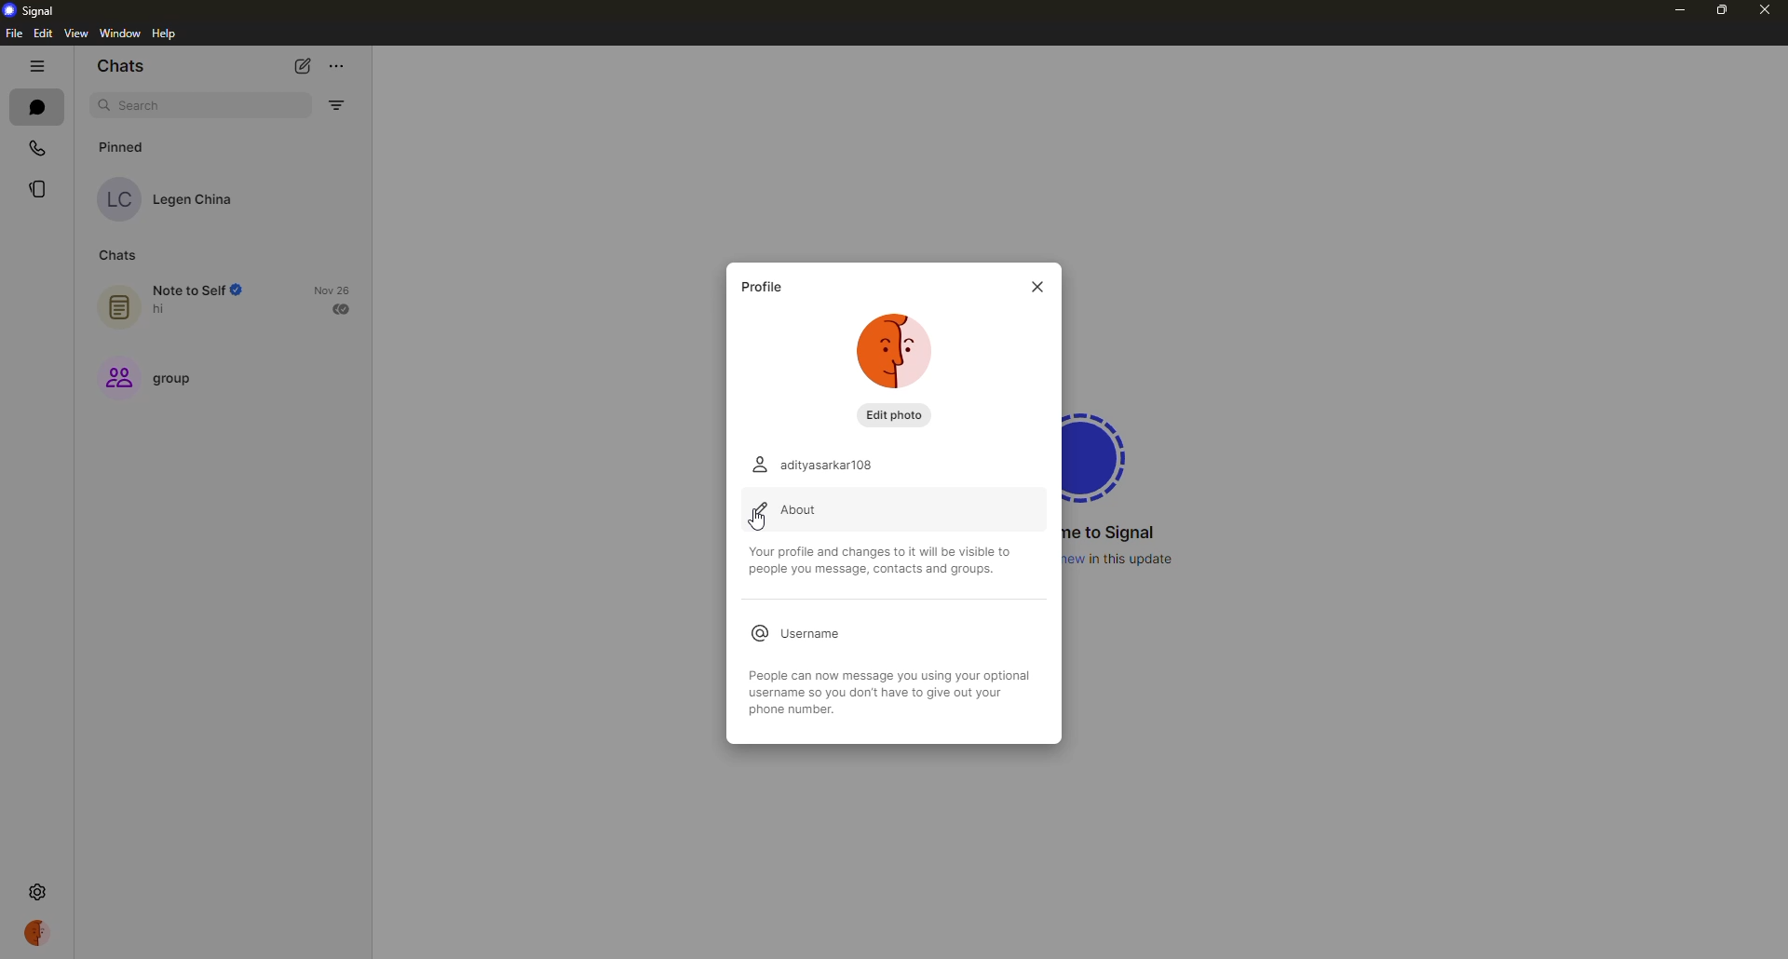  Describe the element at coordinates (332, 290) in the screenshot. I see `date` at that location.